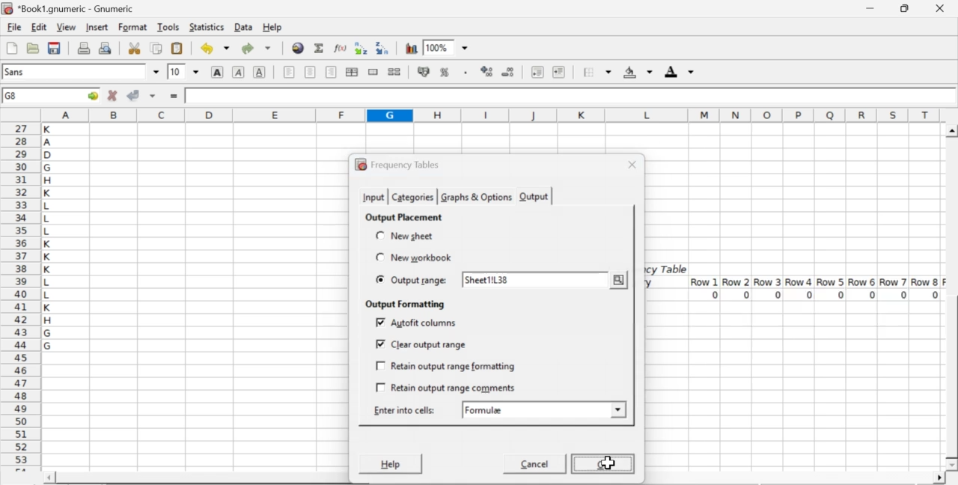  What do you see at coordinates (406, 235) in the screenshot?
I see `new sheet` at bounding box center [406, 235].